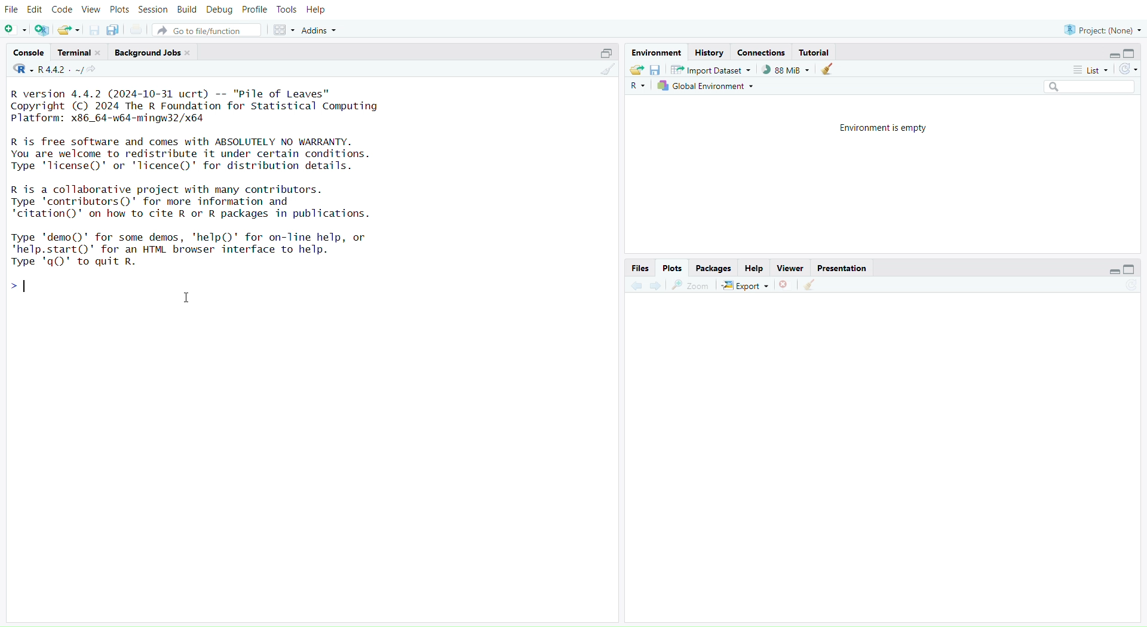 This screenshot has width=1147, height=627. What do you see at coordinates (320, 30) in the screenshot?
I see `addins` at bounding box center [320, 30].